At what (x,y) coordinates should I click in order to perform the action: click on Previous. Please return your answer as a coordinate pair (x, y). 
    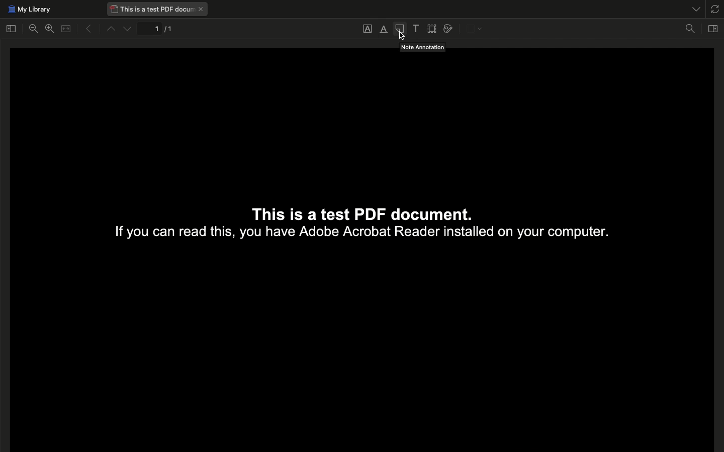
    Looking at the image, I should click on (85, 29).